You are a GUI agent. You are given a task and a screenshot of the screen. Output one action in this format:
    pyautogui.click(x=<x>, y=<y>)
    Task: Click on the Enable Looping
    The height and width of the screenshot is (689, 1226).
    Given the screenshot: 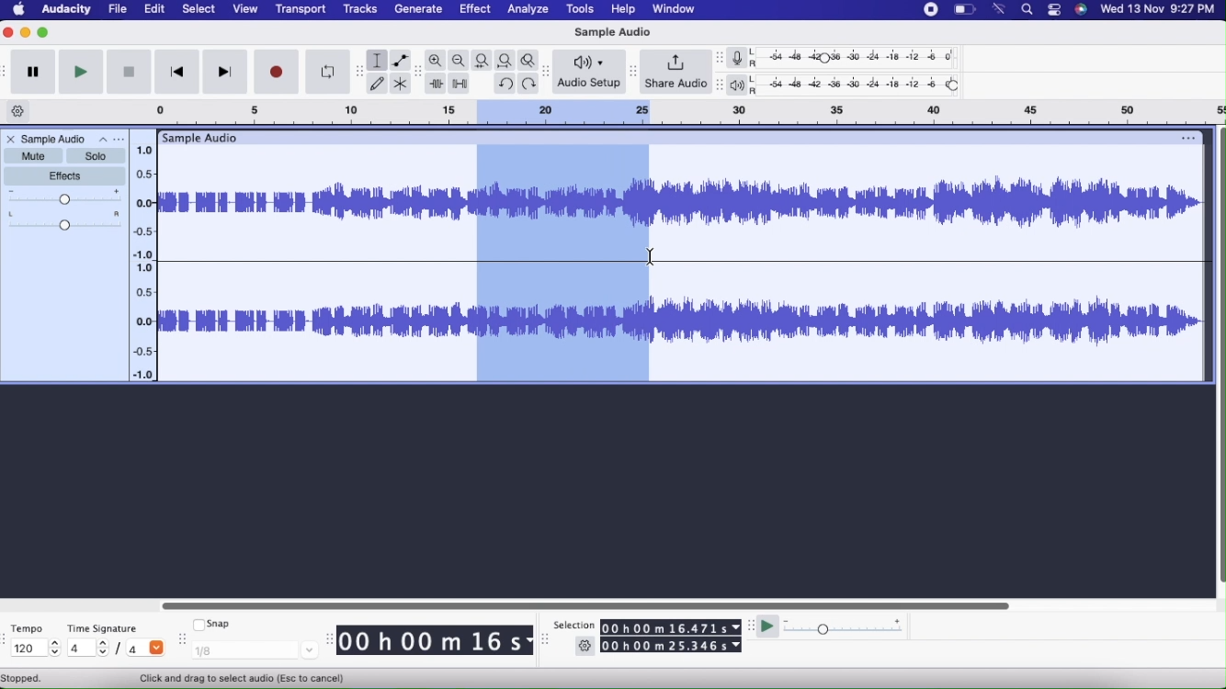 What is the action you would take?
    pyautogui.click(x=327, y=73)
    